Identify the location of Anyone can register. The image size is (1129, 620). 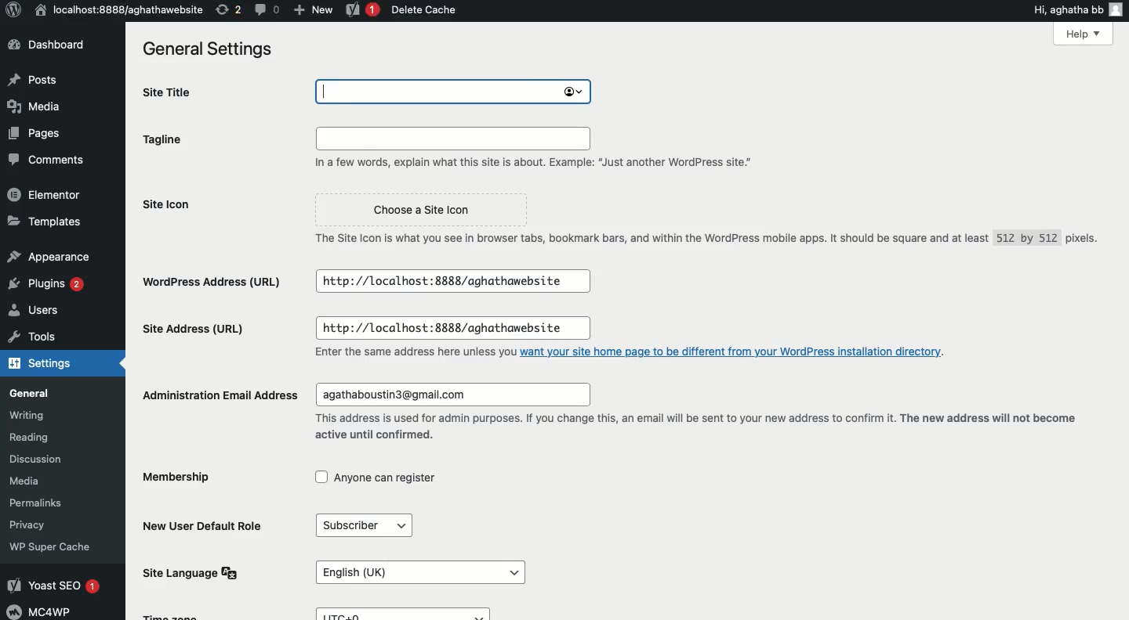
(379, 478).